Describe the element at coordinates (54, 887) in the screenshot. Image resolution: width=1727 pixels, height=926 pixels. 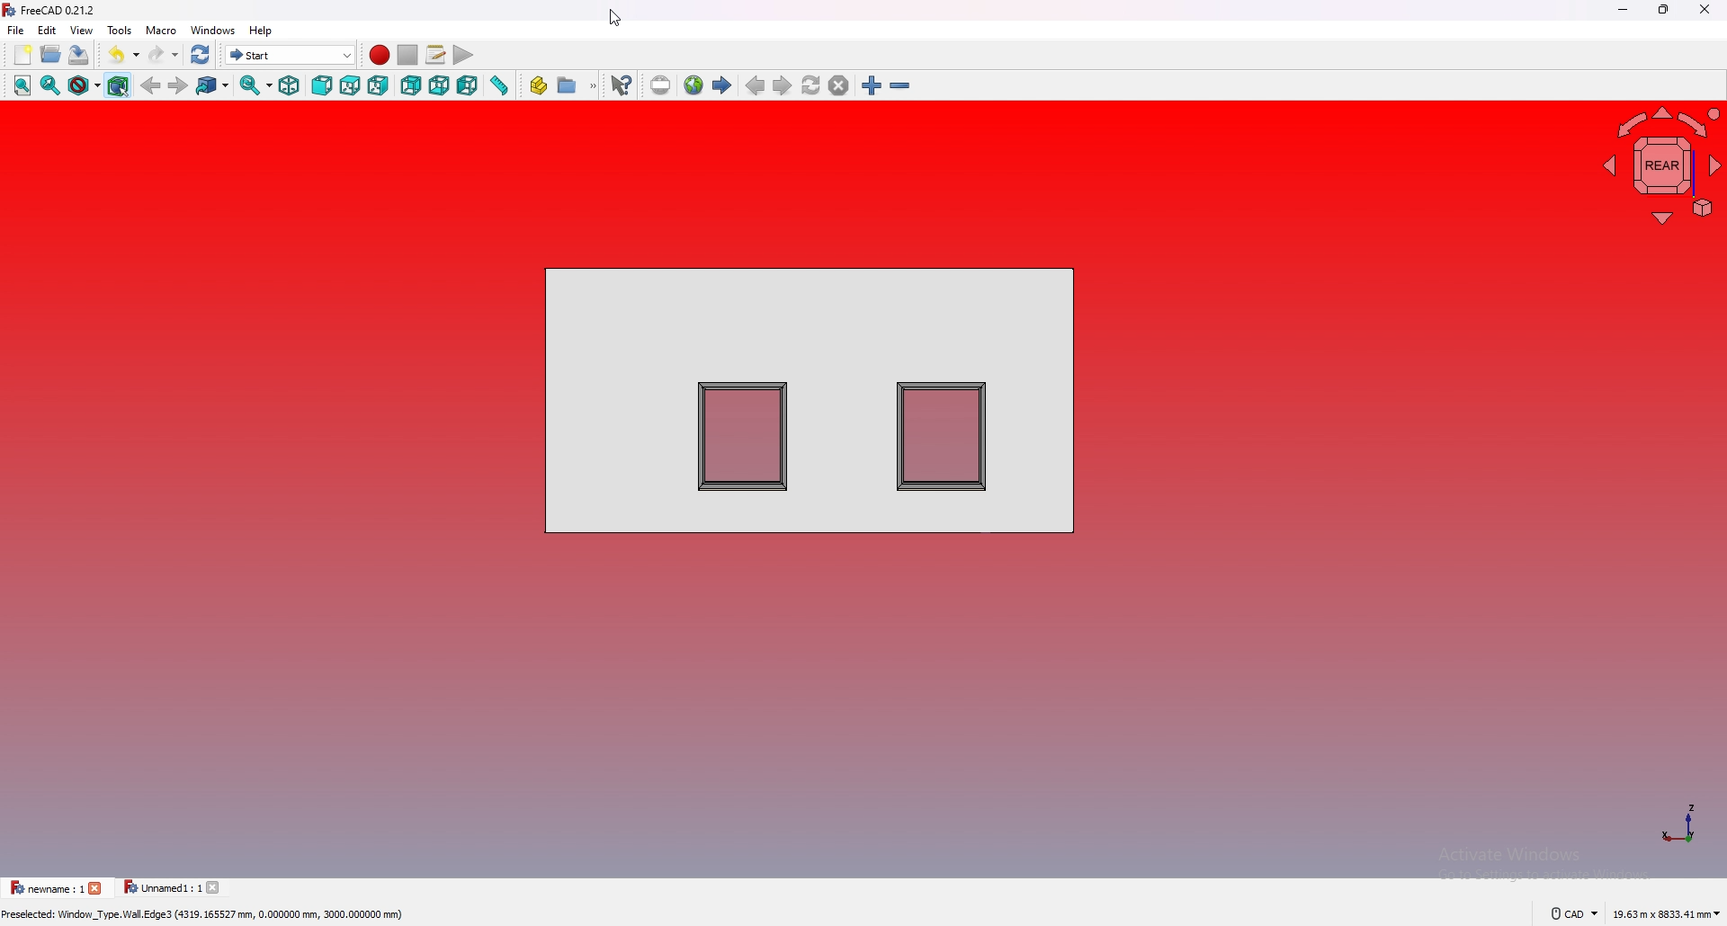
I see `tab 1` at that location.